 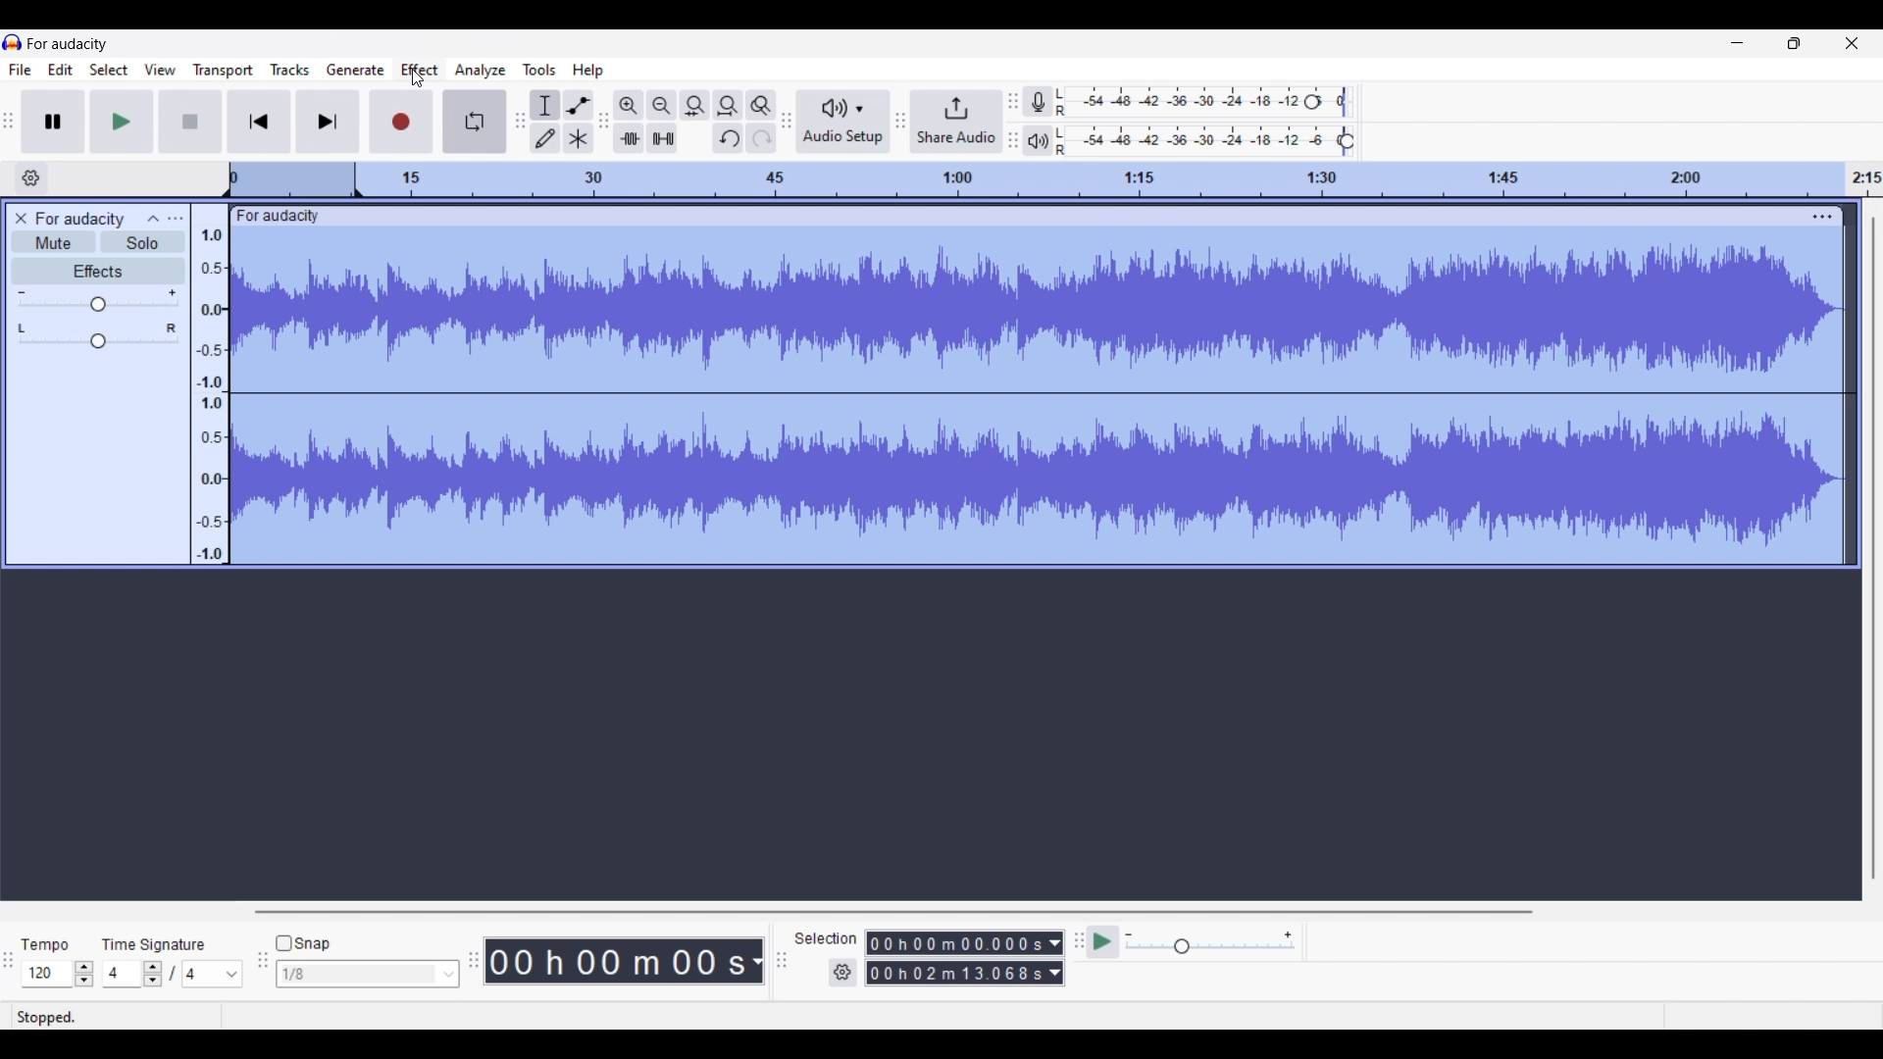 What do you see at coordinates (175, 218) in the screenshot?
I see `Open menu` at bounding box center [175, 218].